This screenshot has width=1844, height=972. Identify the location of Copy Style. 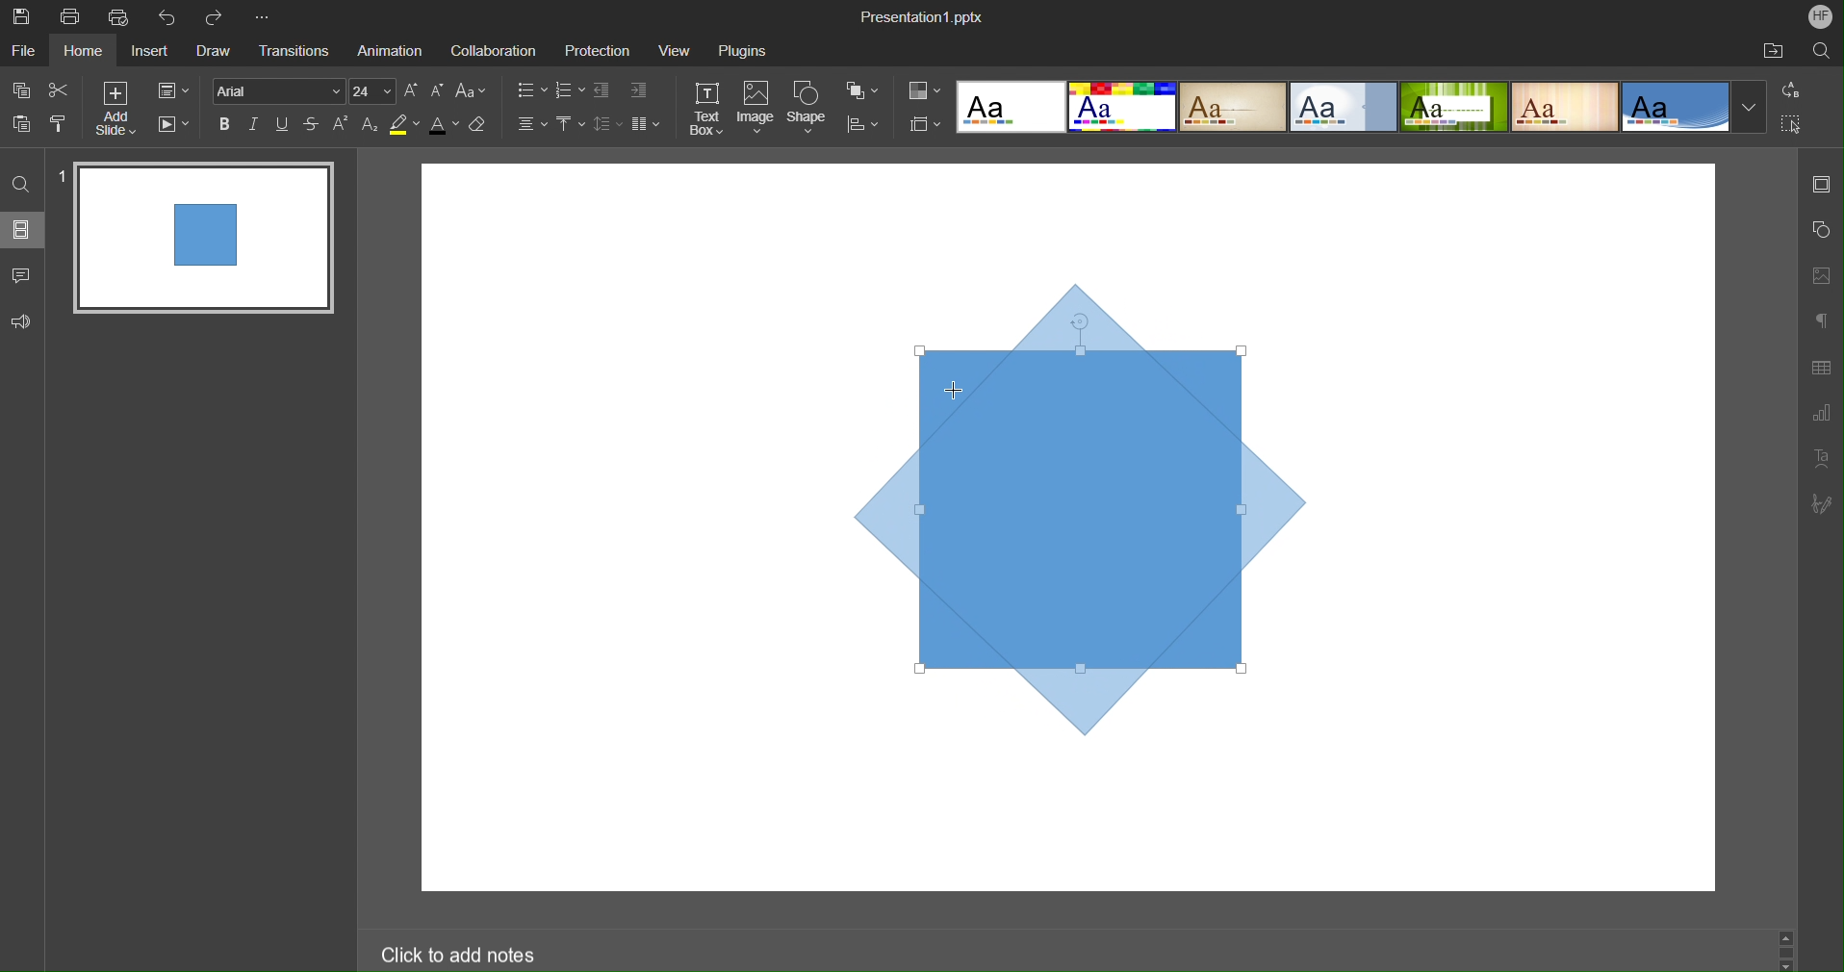
(58, 124).